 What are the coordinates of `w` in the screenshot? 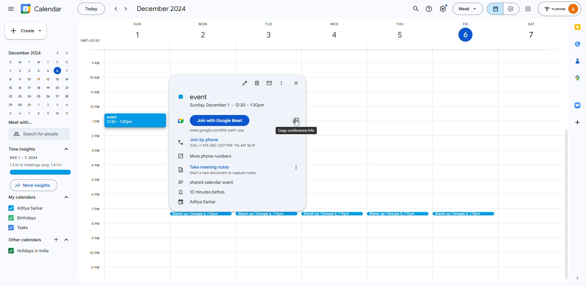 It's located at (38, 62).